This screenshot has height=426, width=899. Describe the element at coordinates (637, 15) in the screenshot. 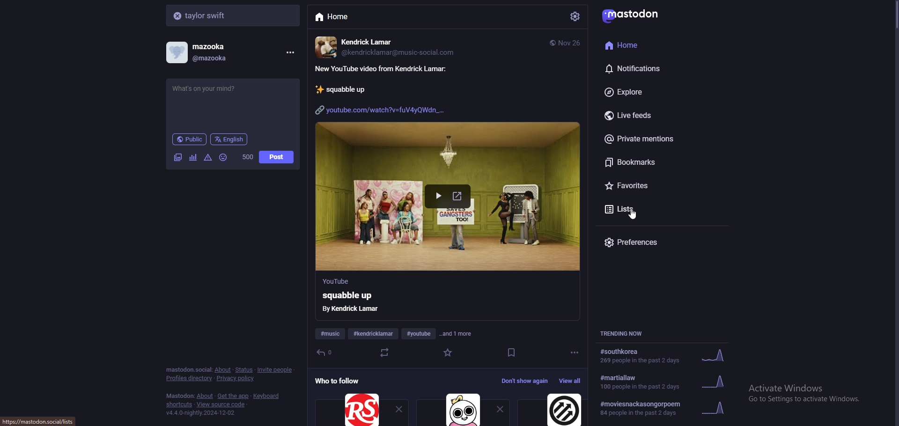

I see `mastodon` at that location.